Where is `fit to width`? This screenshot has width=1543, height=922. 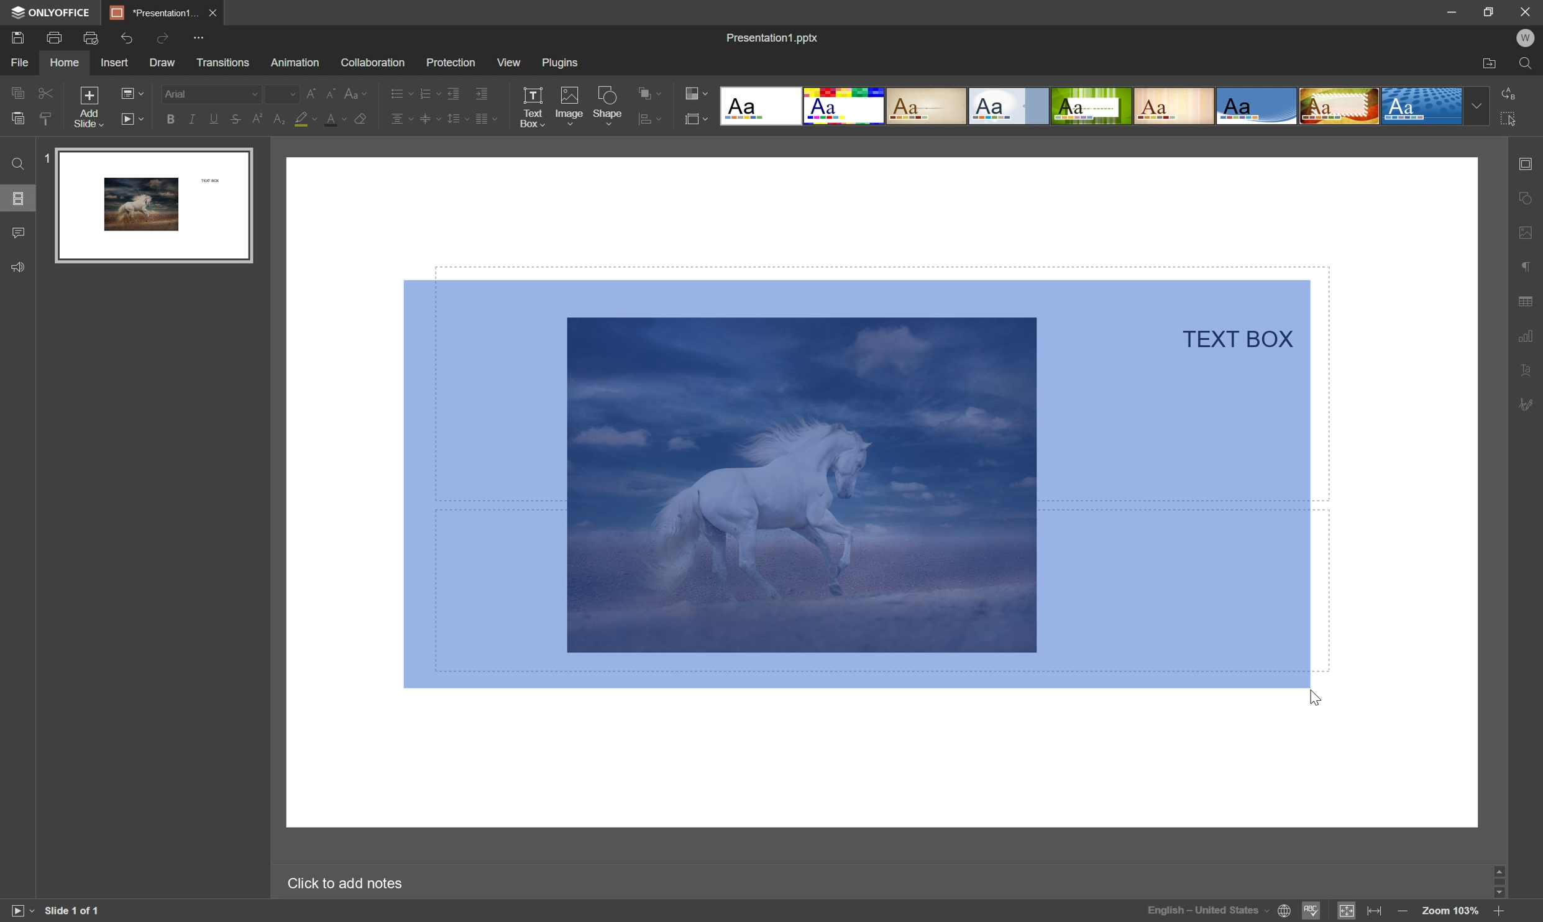
fit to width is located at coordinates (1376, 911).